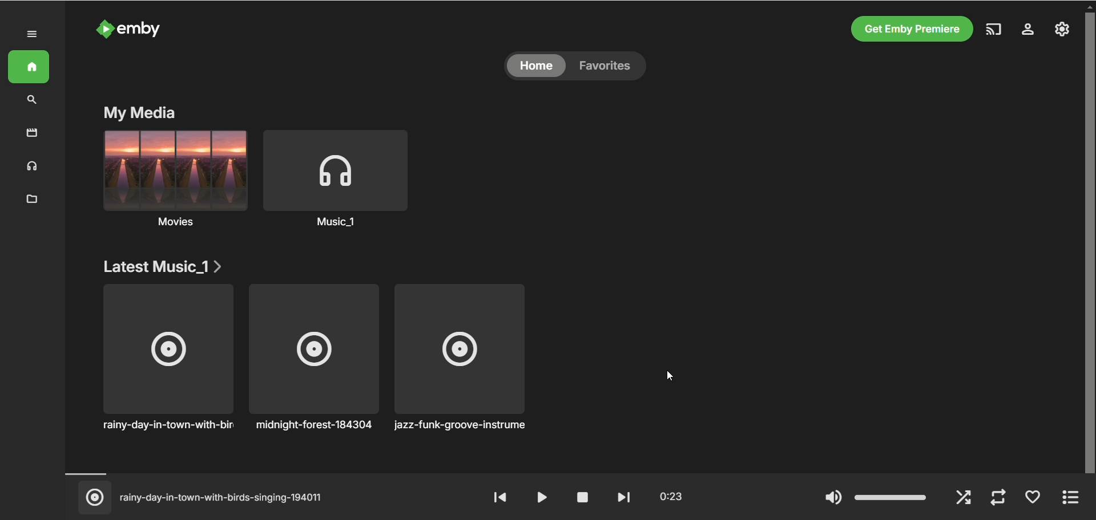 The image size is (1096, 520). What do you see at coordinates (623, 499) in the screenshot?
I see `fast forward` at bounding box center [623, 499].